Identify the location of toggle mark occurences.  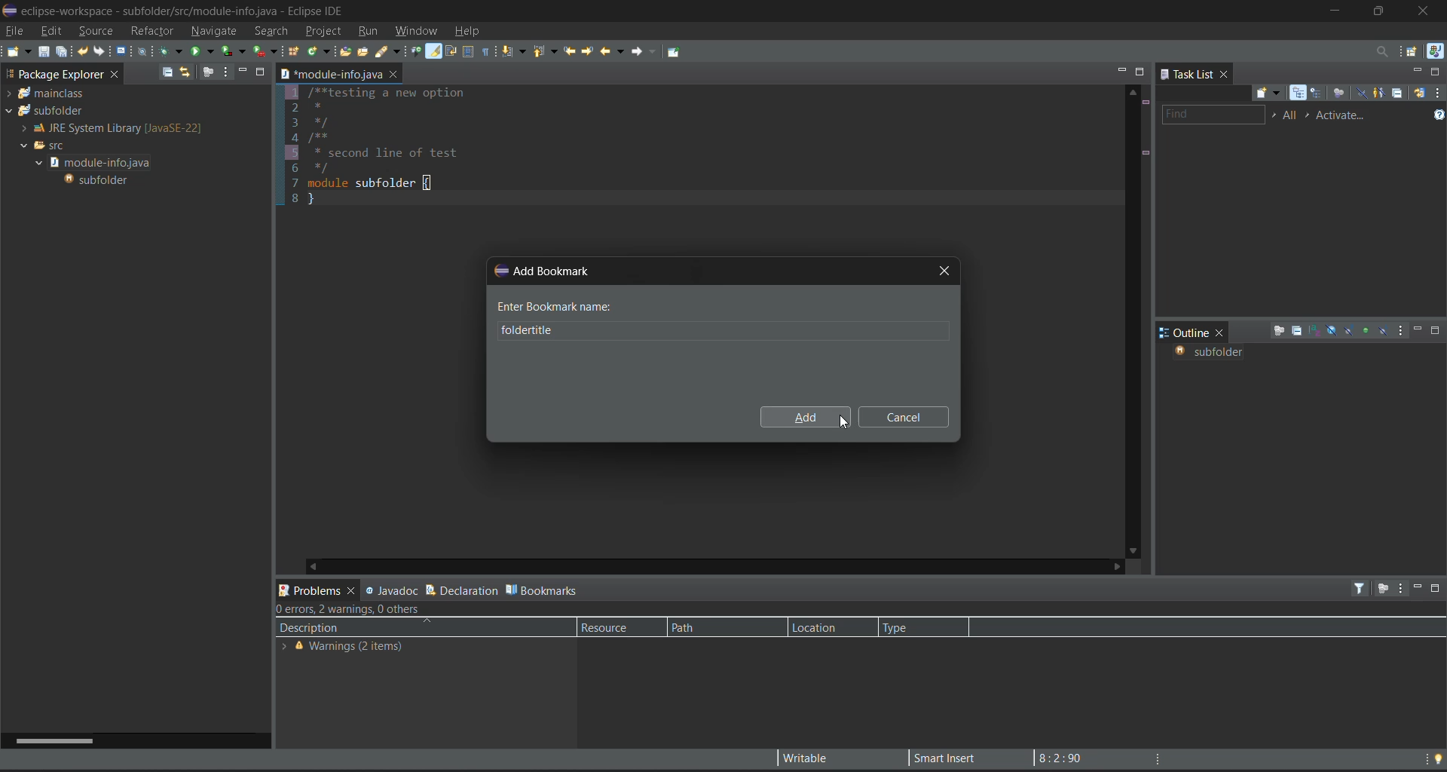
(436, 52).